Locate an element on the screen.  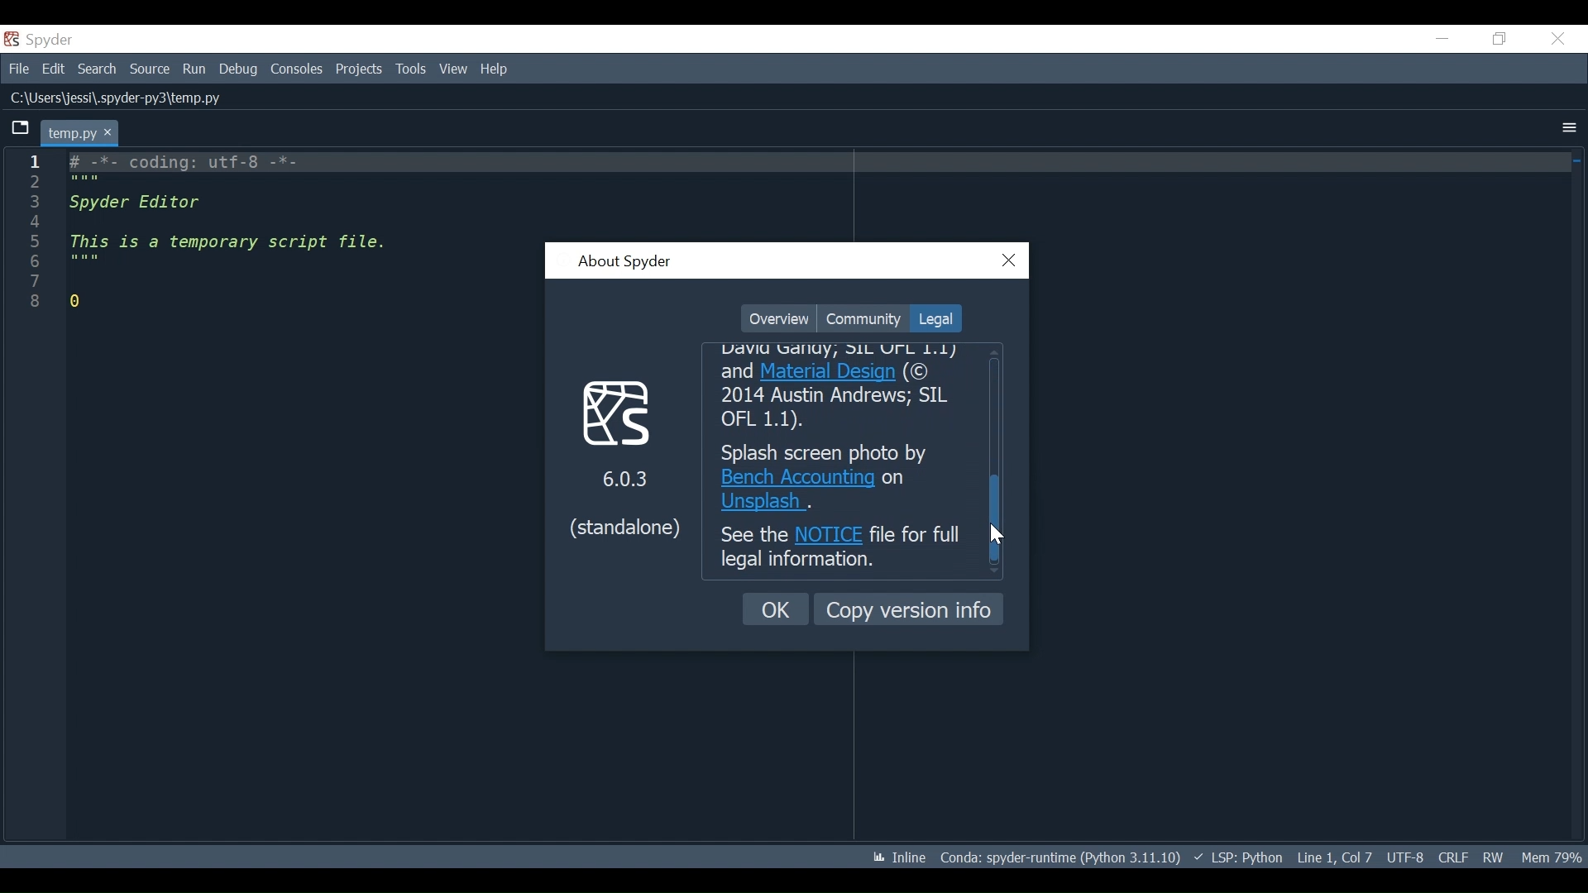
UTF-8 is located at coordinates (1408, 856).